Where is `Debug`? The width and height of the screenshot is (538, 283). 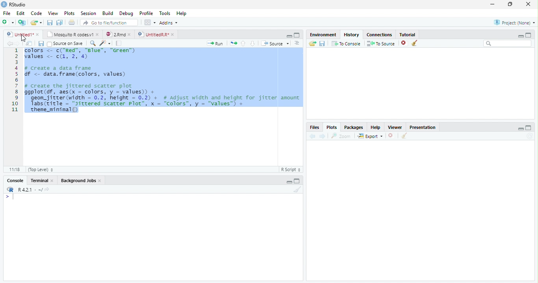 Debug is located at coordinates (126, 13).